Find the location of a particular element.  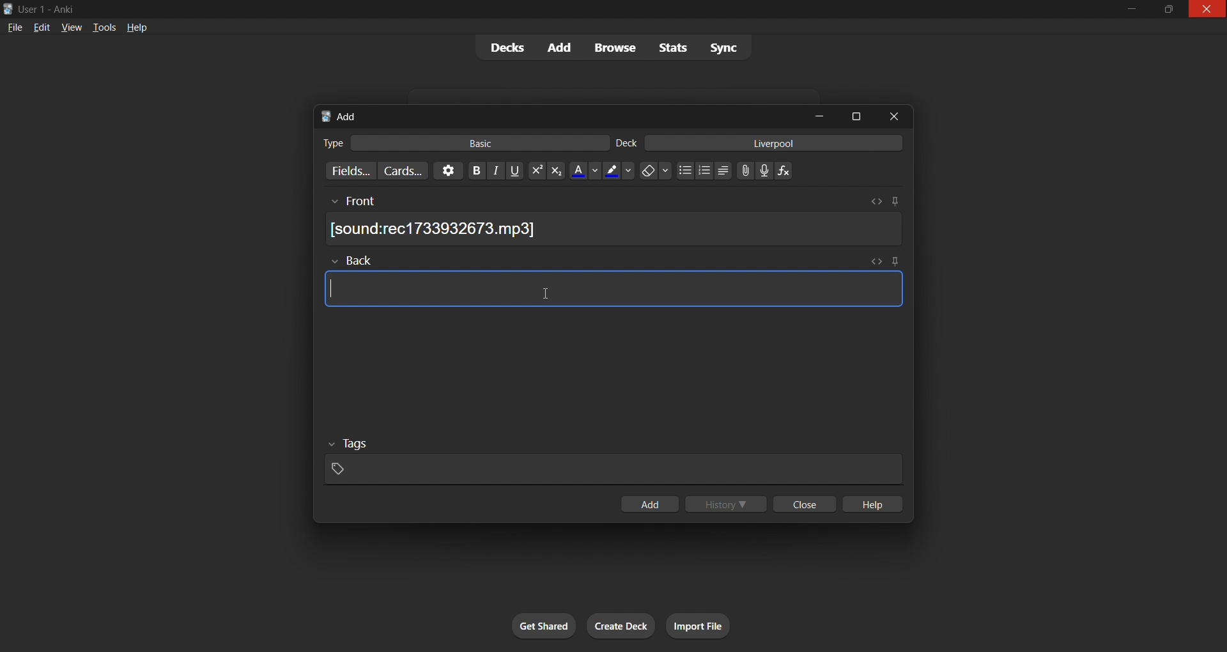

superscript is located at coordinates (534, 169).